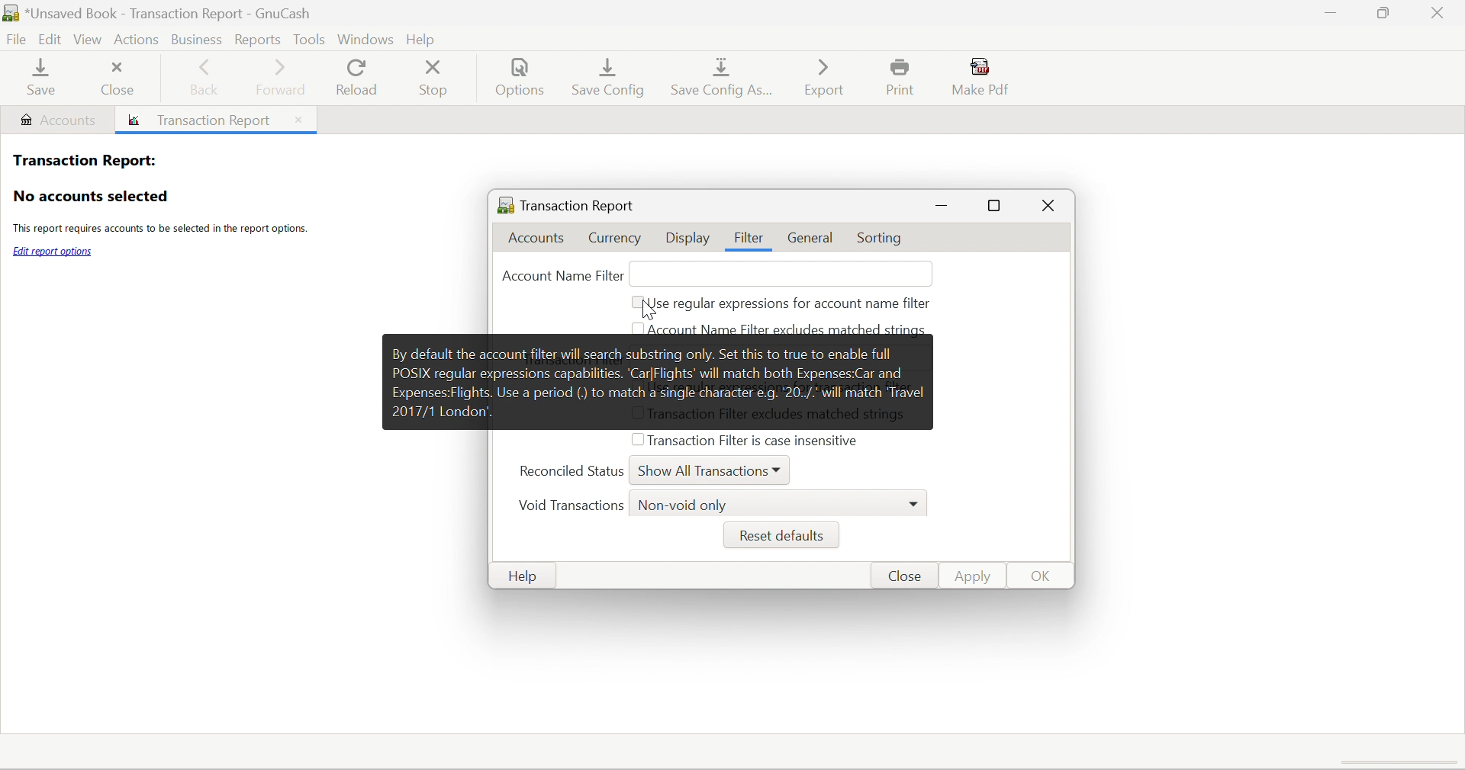 This screenshot has height=770, width=1465. I want to click on Close, so click(296, 119).